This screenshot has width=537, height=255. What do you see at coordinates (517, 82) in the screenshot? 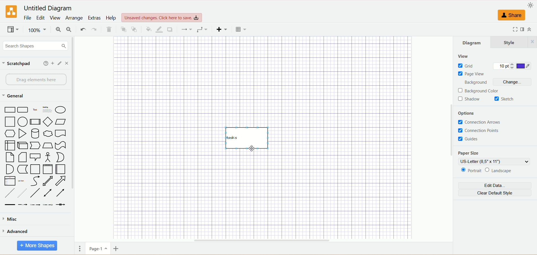
I see `change` at bounding box center [517, 82].